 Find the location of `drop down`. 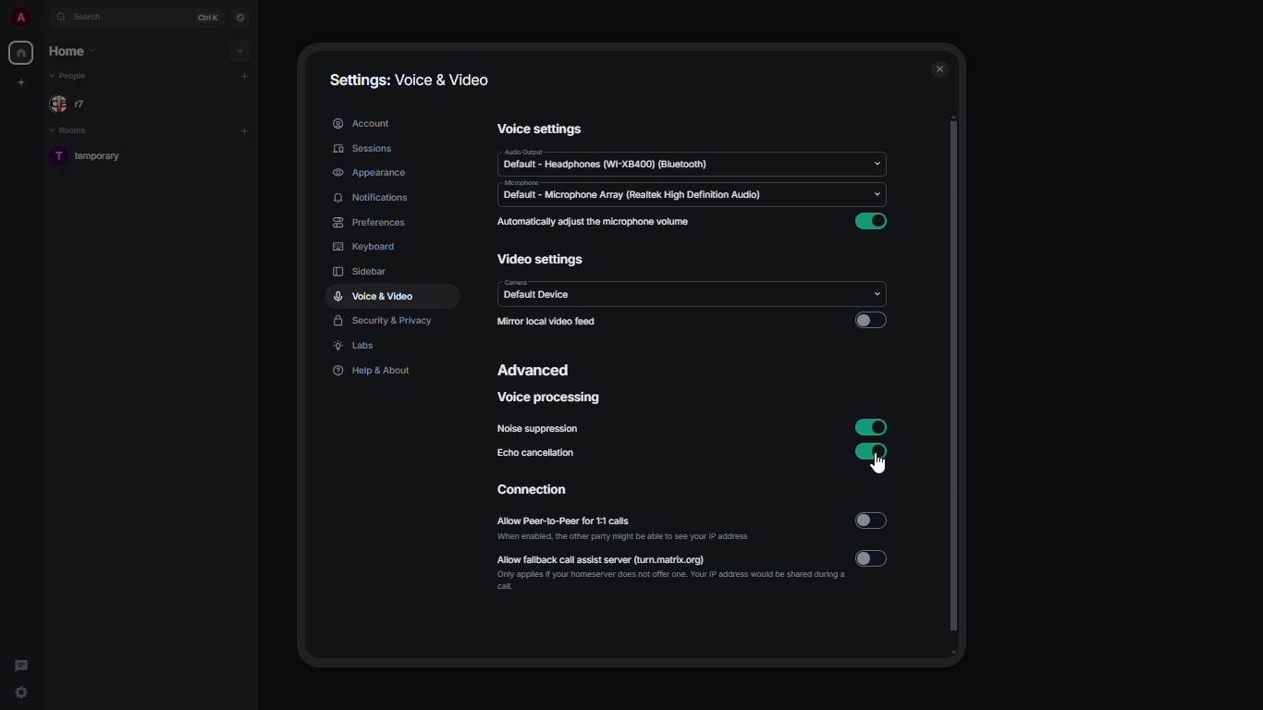

drop down is located at coordinates (877, 163).